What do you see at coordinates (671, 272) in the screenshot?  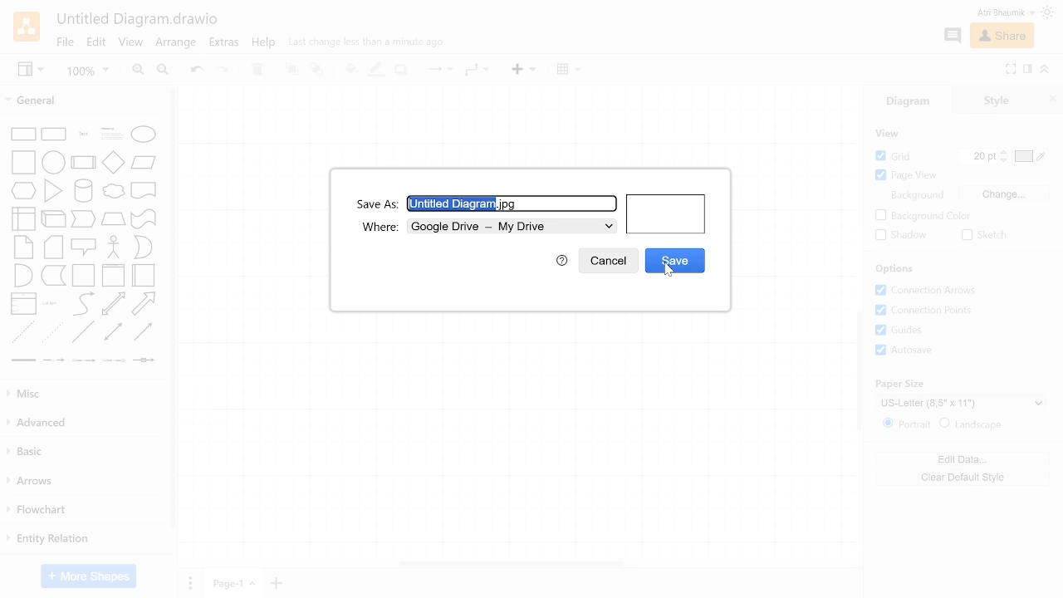 I see `cursor` at bounding box center [671, 272].